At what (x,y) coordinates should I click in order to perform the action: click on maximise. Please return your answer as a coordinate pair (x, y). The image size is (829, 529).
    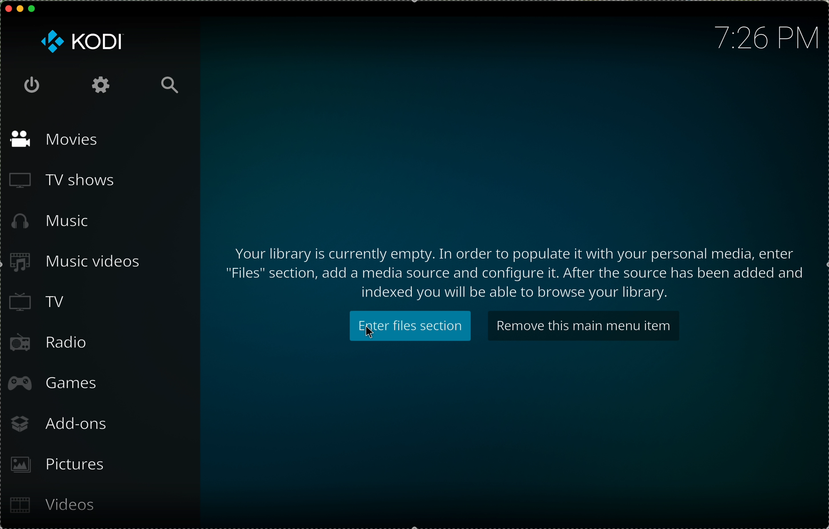
    Looking at the image, I should click on (32, 8).